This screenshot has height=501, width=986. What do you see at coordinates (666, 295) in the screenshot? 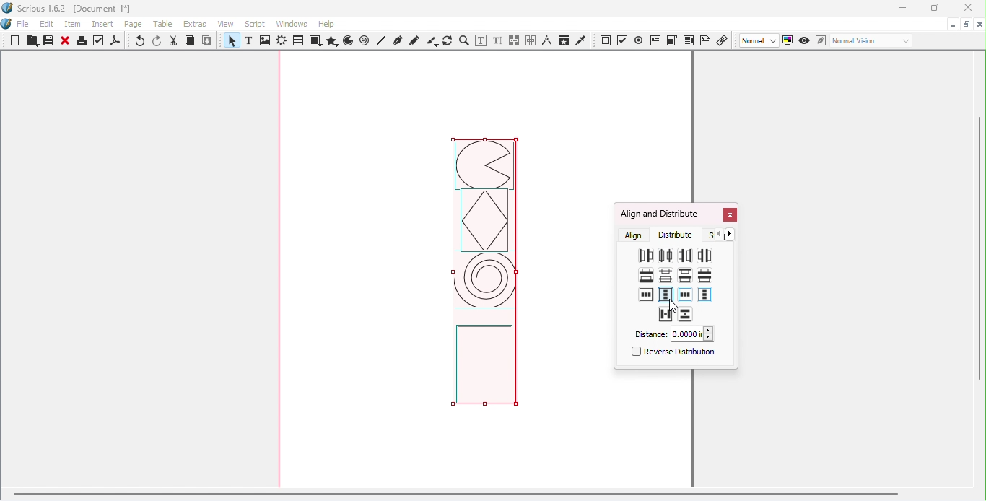
I see `Make vertical gaps between items and the top and bottom of the page equal` at bounding box center [666, 295].